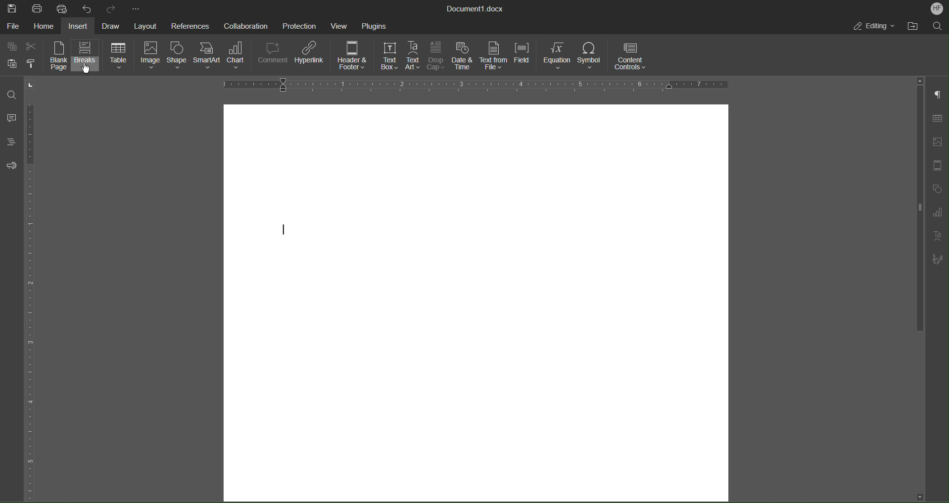  I want to click on Hyperlink, so click(312, 57).